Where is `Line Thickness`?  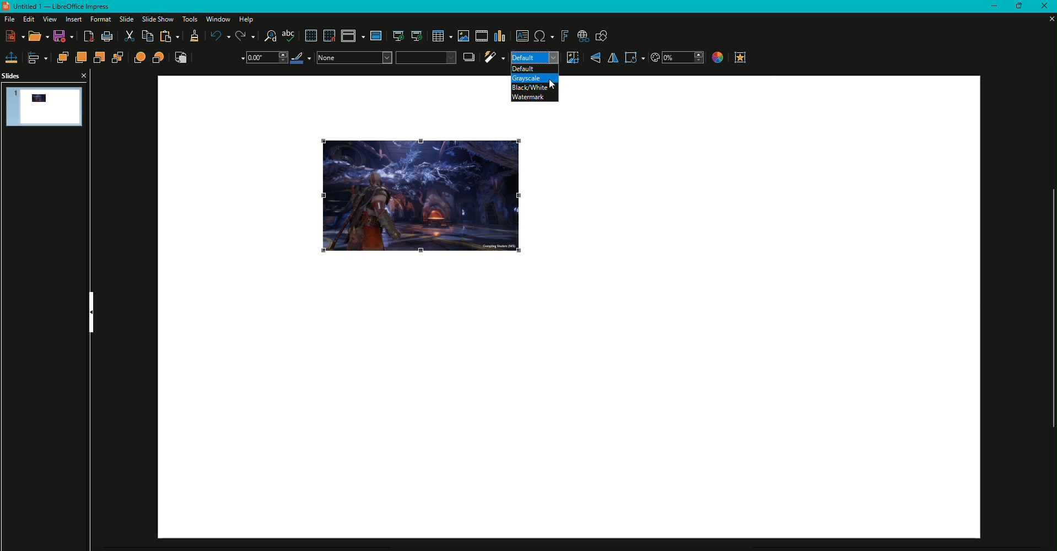
Line Thickness is located at coordinates (266, 58).